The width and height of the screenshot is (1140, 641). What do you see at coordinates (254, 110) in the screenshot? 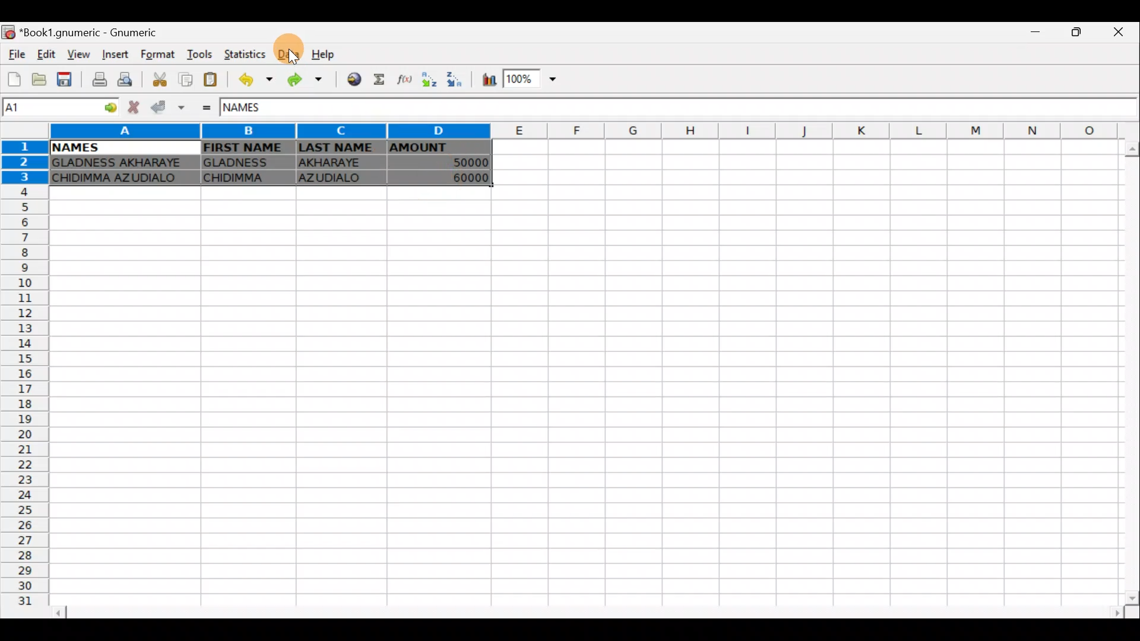
I see `NAMES` at bounding box center [254, 110].